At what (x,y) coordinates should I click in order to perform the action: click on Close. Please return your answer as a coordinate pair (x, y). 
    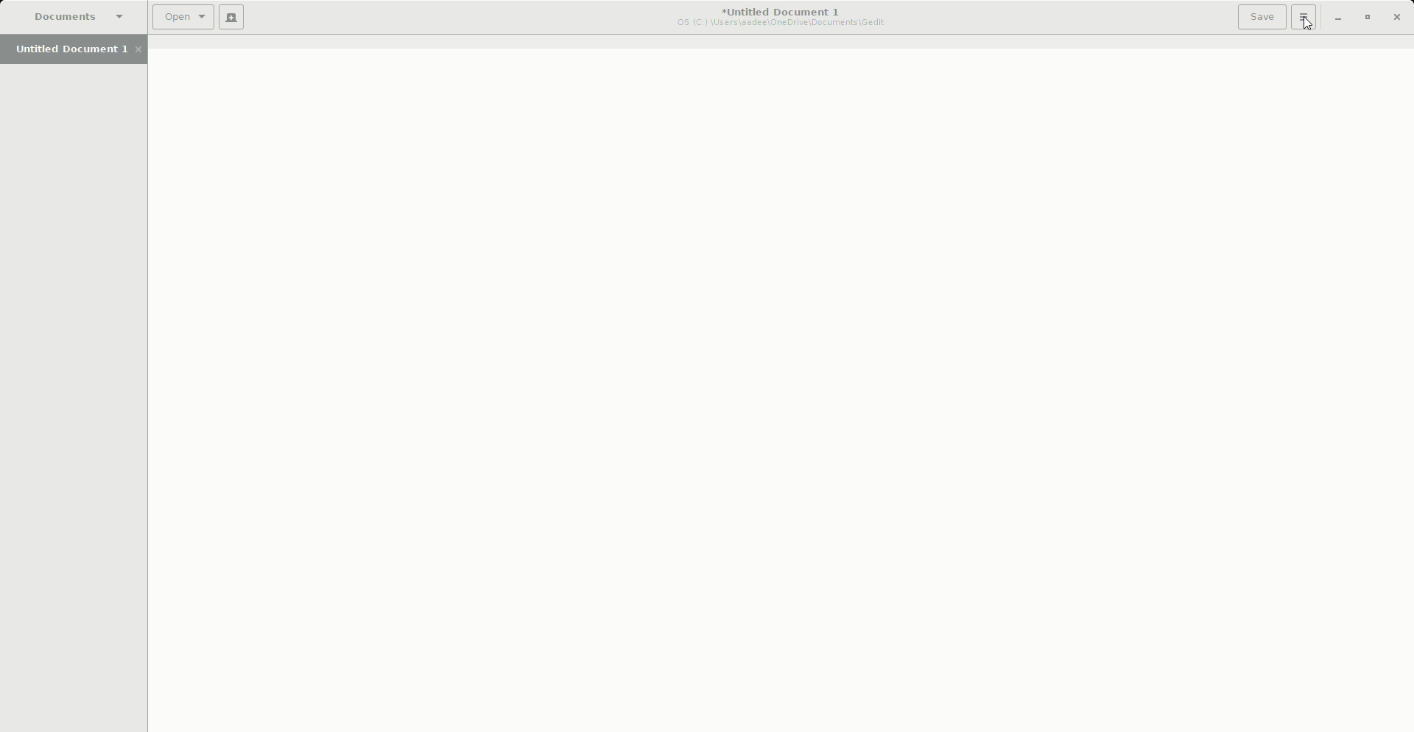
    Looking at the image, I should click on (1399, 16).